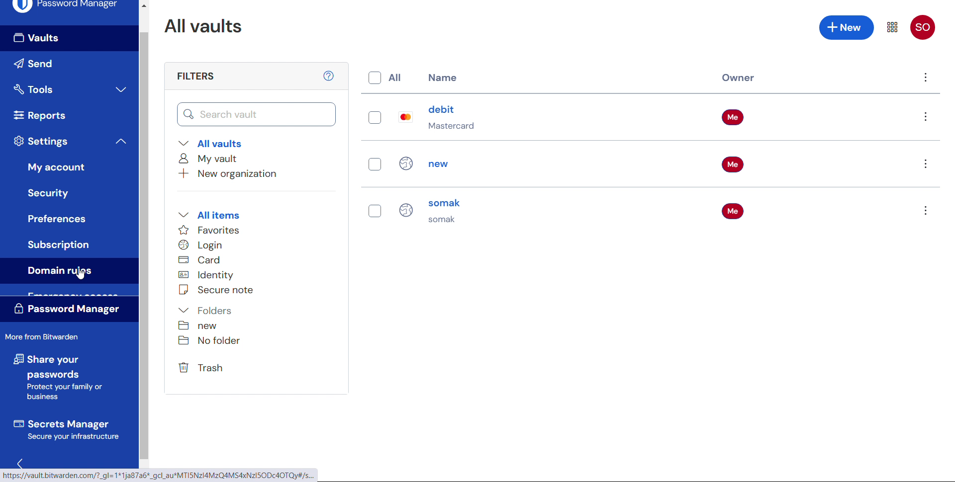 The image size is (955, 482). I want to click on trash , so click(202, 368).